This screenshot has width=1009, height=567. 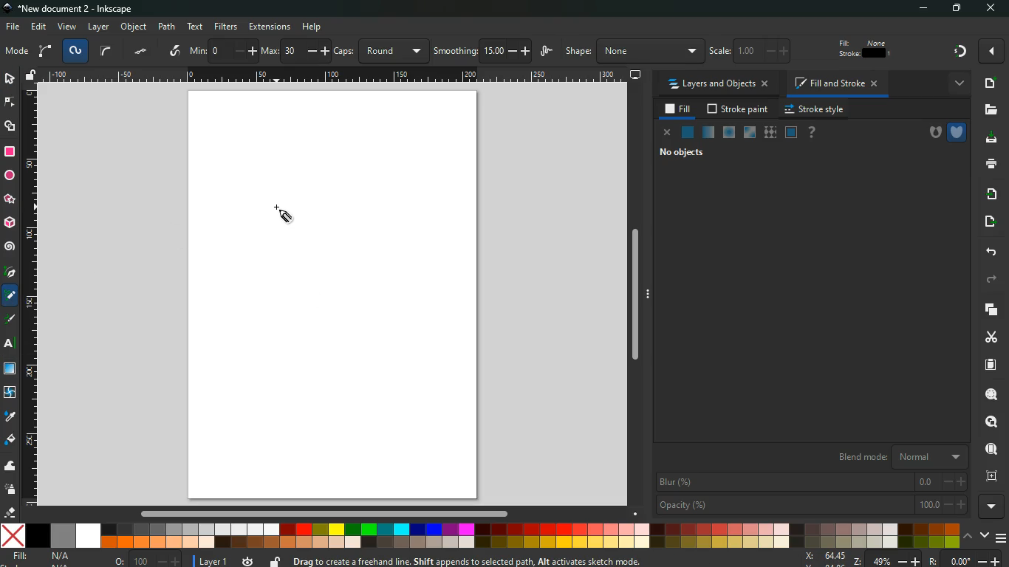 I want to click on shape, so click(x=632, y=52).